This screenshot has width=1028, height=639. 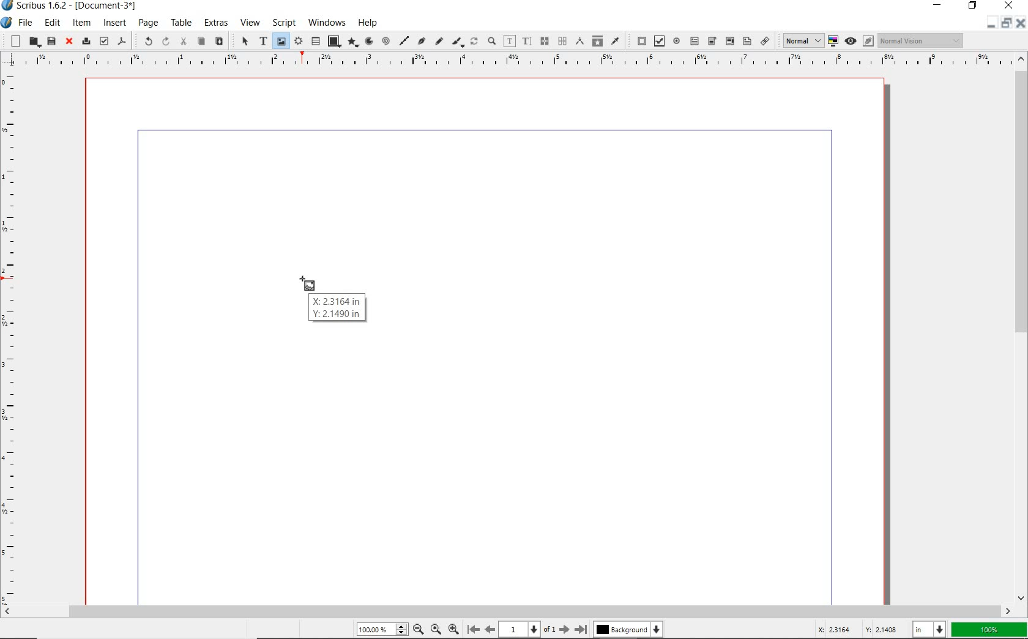 I want to click on link annotation, so click(x=766, y=42).